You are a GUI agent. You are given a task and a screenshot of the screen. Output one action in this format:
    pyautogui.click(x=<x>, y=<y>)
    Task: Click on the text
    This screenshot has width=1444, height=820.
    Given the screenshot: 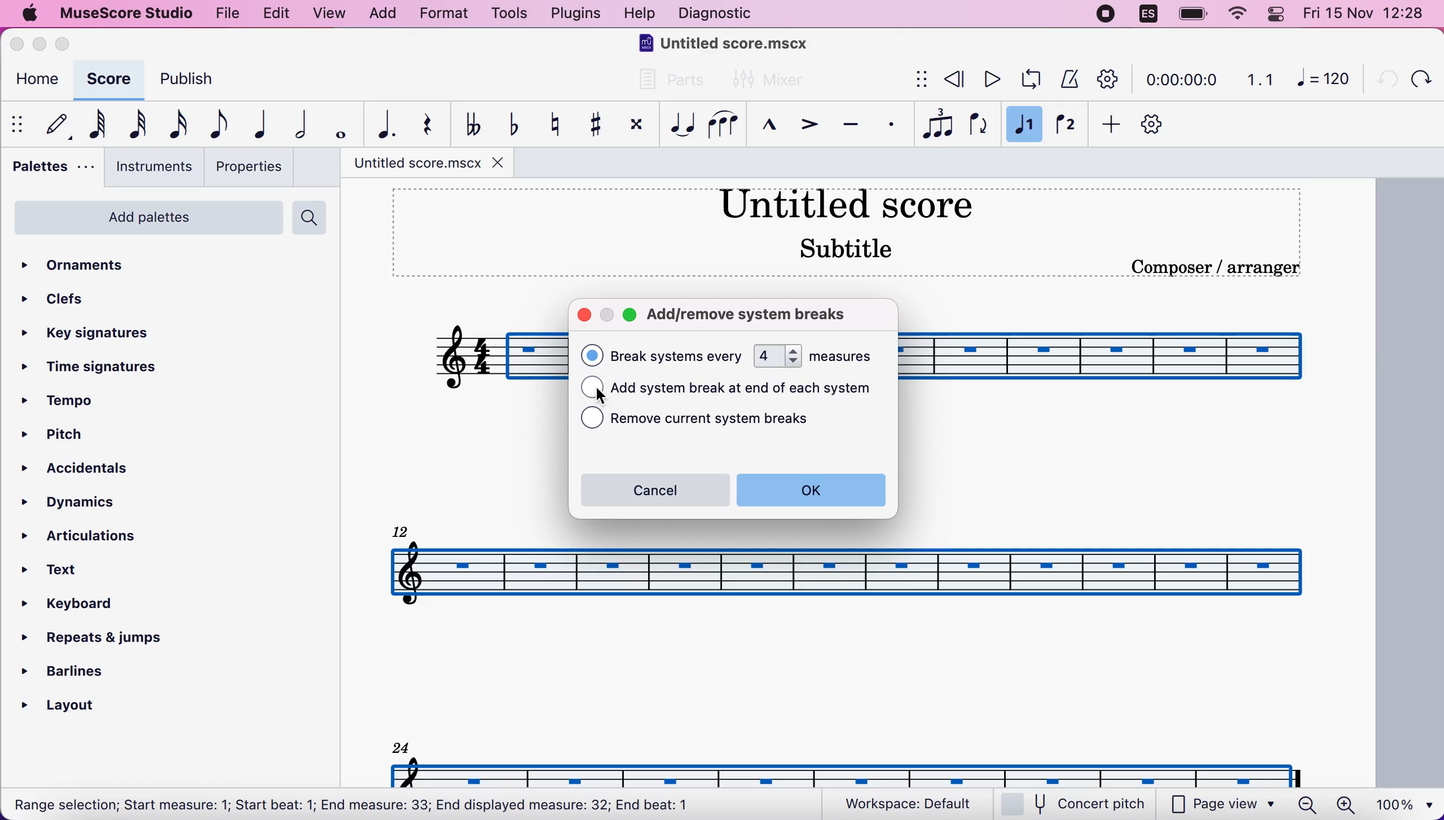 What is the action you would take?
    pyautogui.click(x=678, y=356)
    